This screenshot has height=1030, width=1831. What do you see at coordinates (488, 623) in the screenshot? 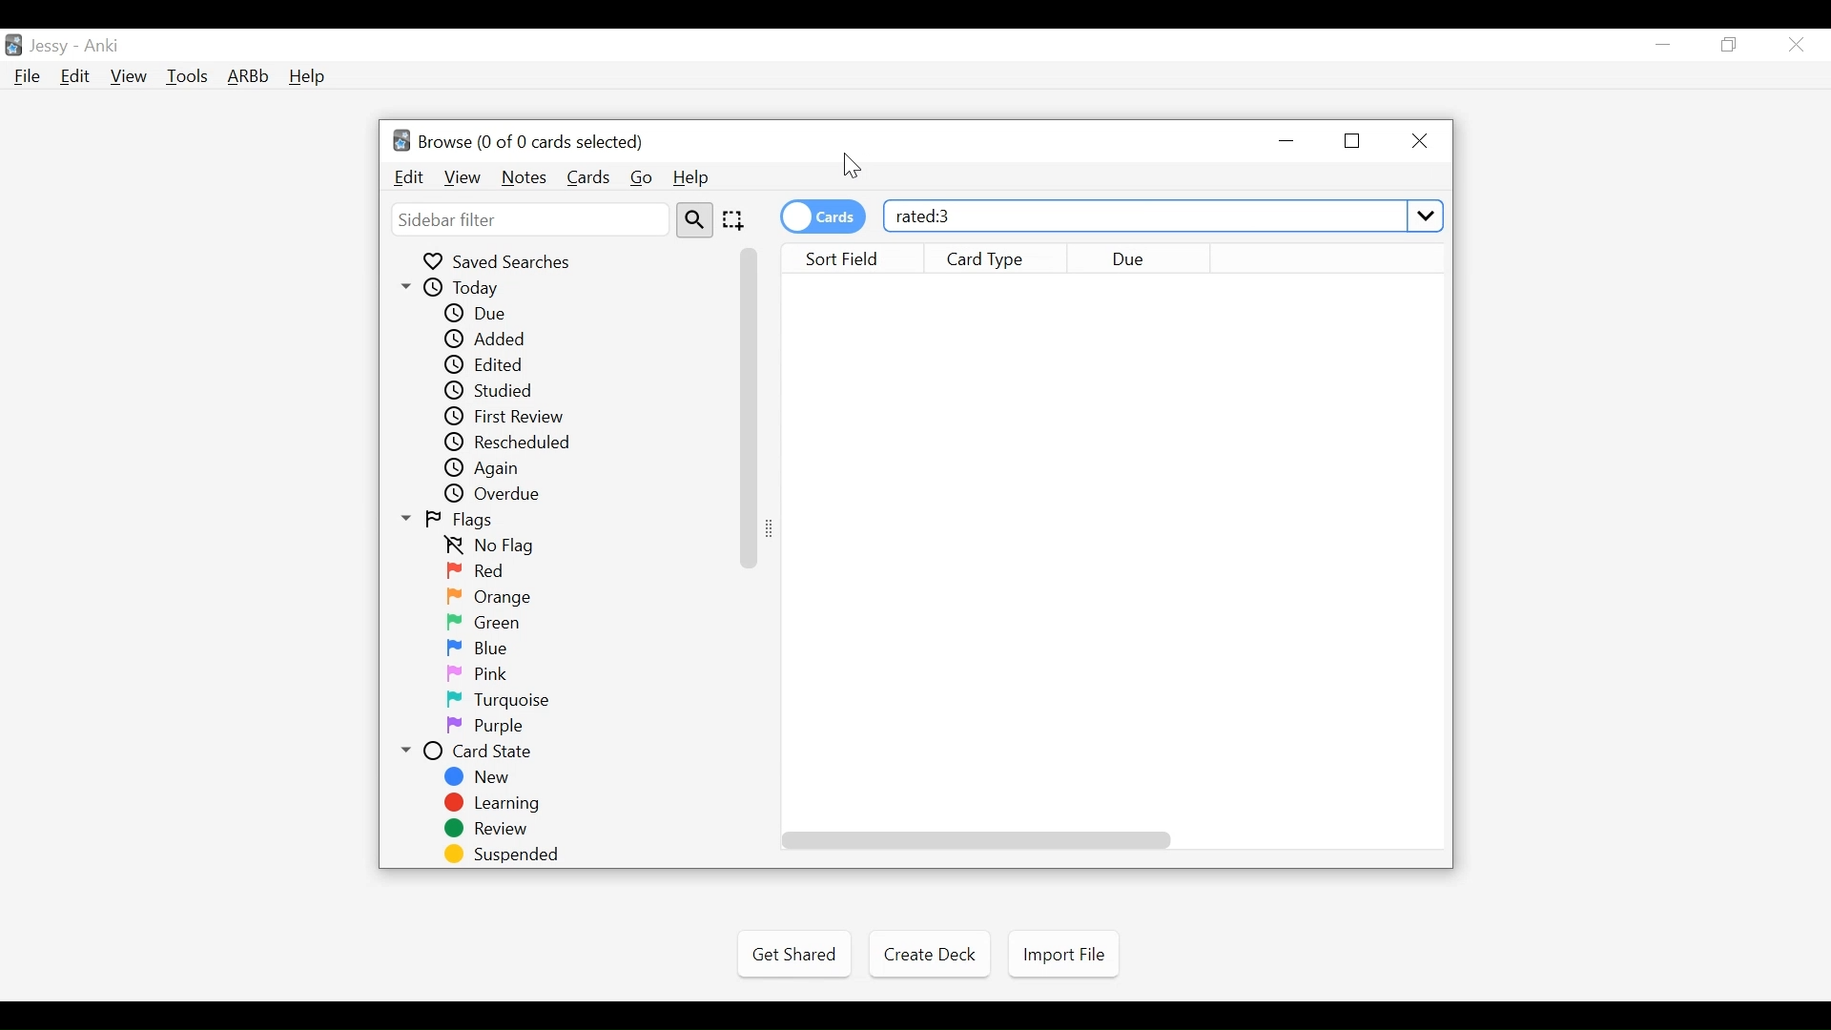
I see `Green` at bounding box center [488, 623].